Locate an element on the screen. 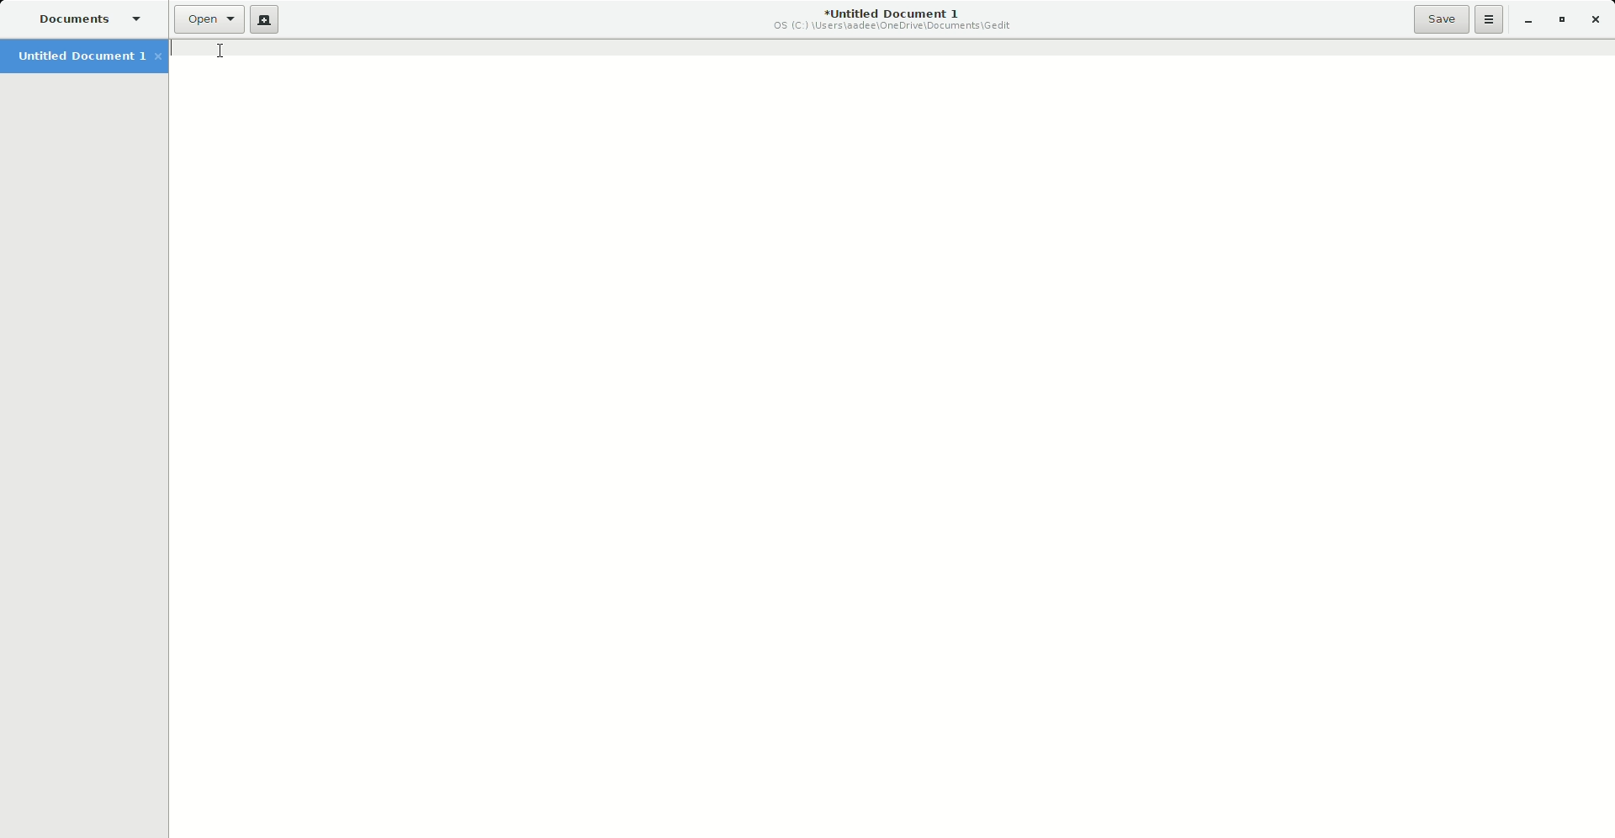  Close is located at coordinates (1598, 20).